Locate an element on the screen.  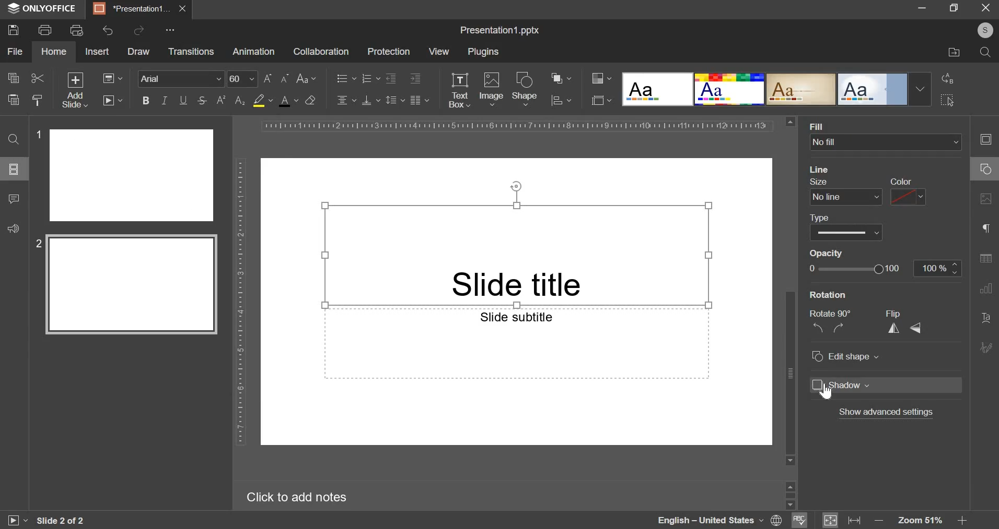
line is located at coordinates (820, 169).